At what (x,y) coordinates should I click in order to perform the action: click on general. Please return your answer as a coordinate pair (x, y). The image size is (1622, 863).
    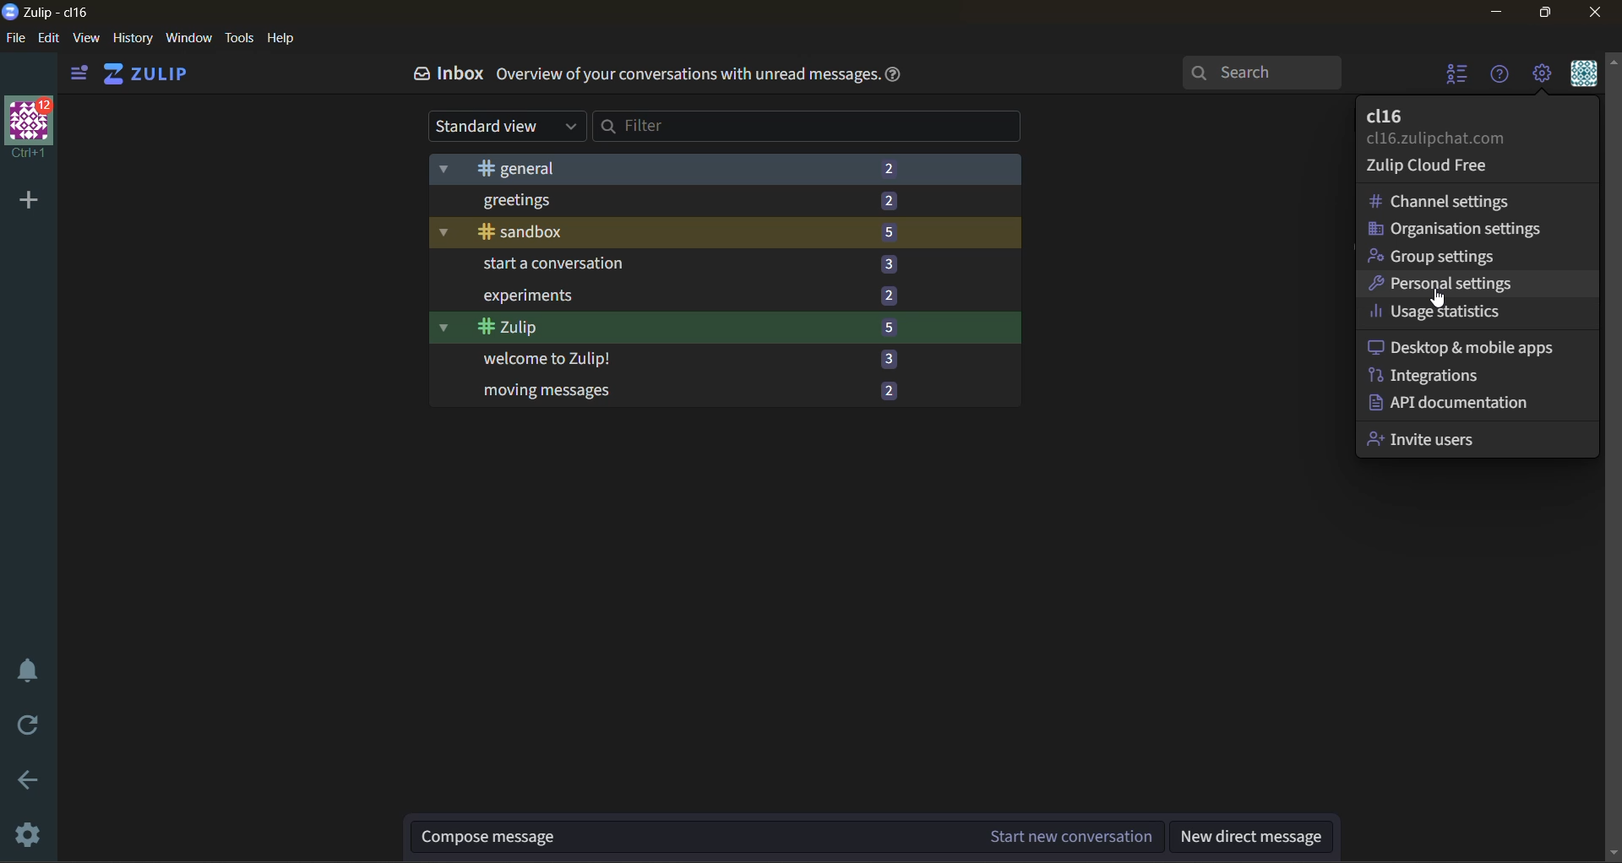
    Looking at the image, I should click on (678, 168).